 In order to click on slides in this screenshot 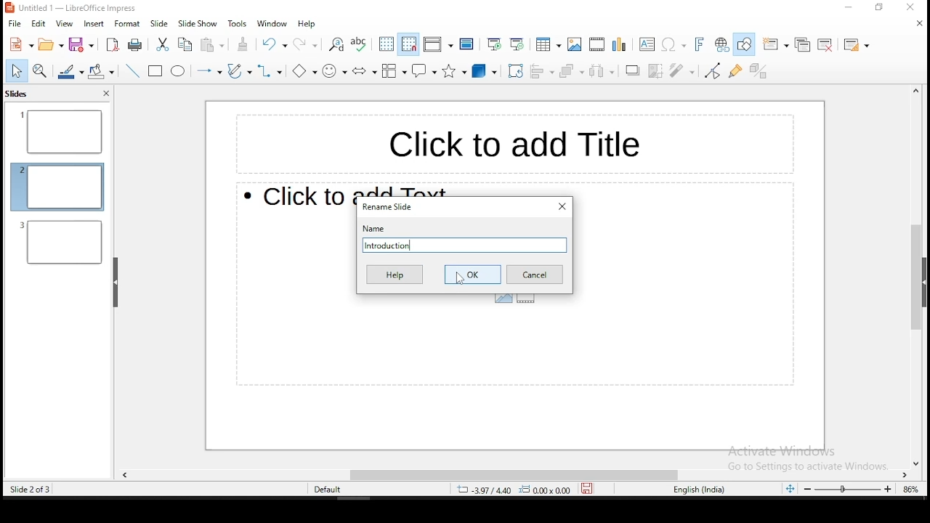, I will do `click(17, 95)`.